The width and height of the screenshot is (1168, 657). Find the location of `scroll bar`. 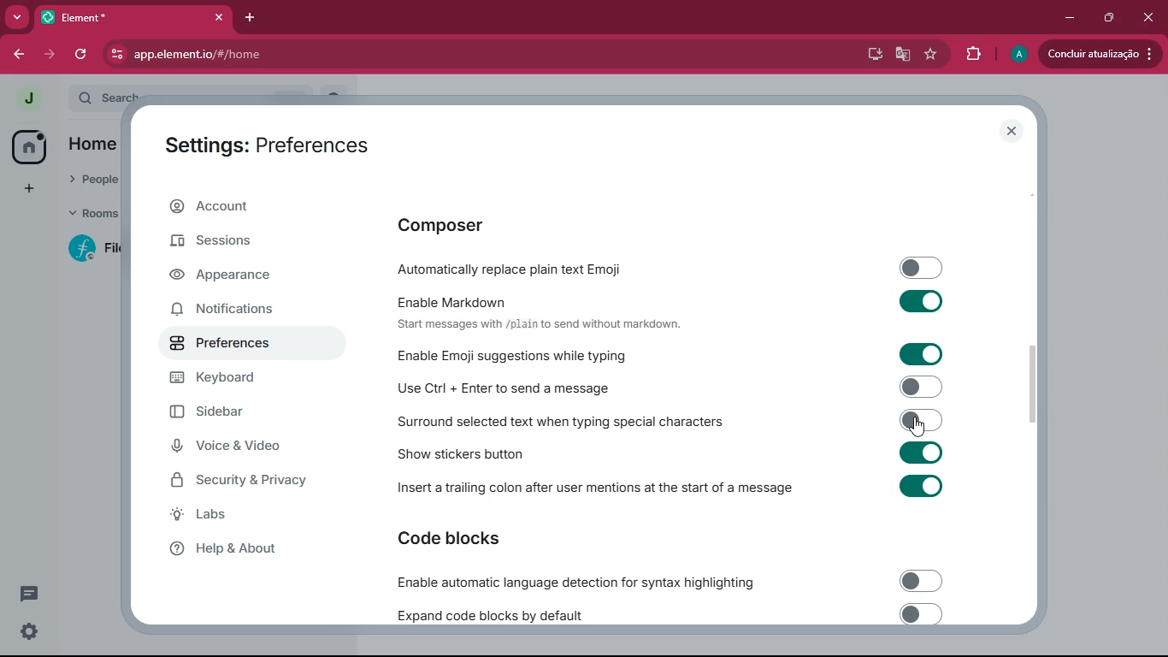

scroll bar is located at coordinates (1033, 381).